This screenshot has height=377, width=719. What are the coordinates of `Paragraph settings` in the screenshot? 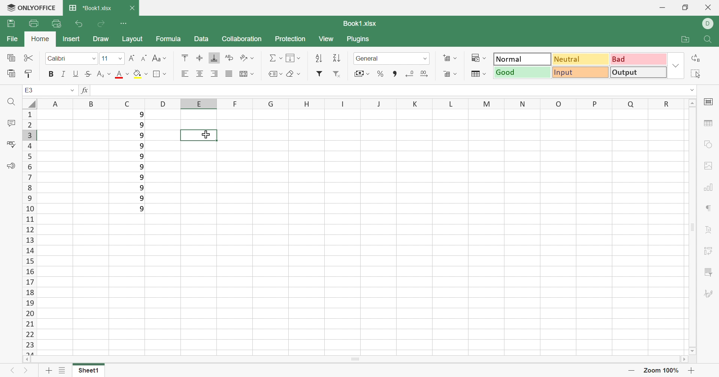 It's located at (710, 209).